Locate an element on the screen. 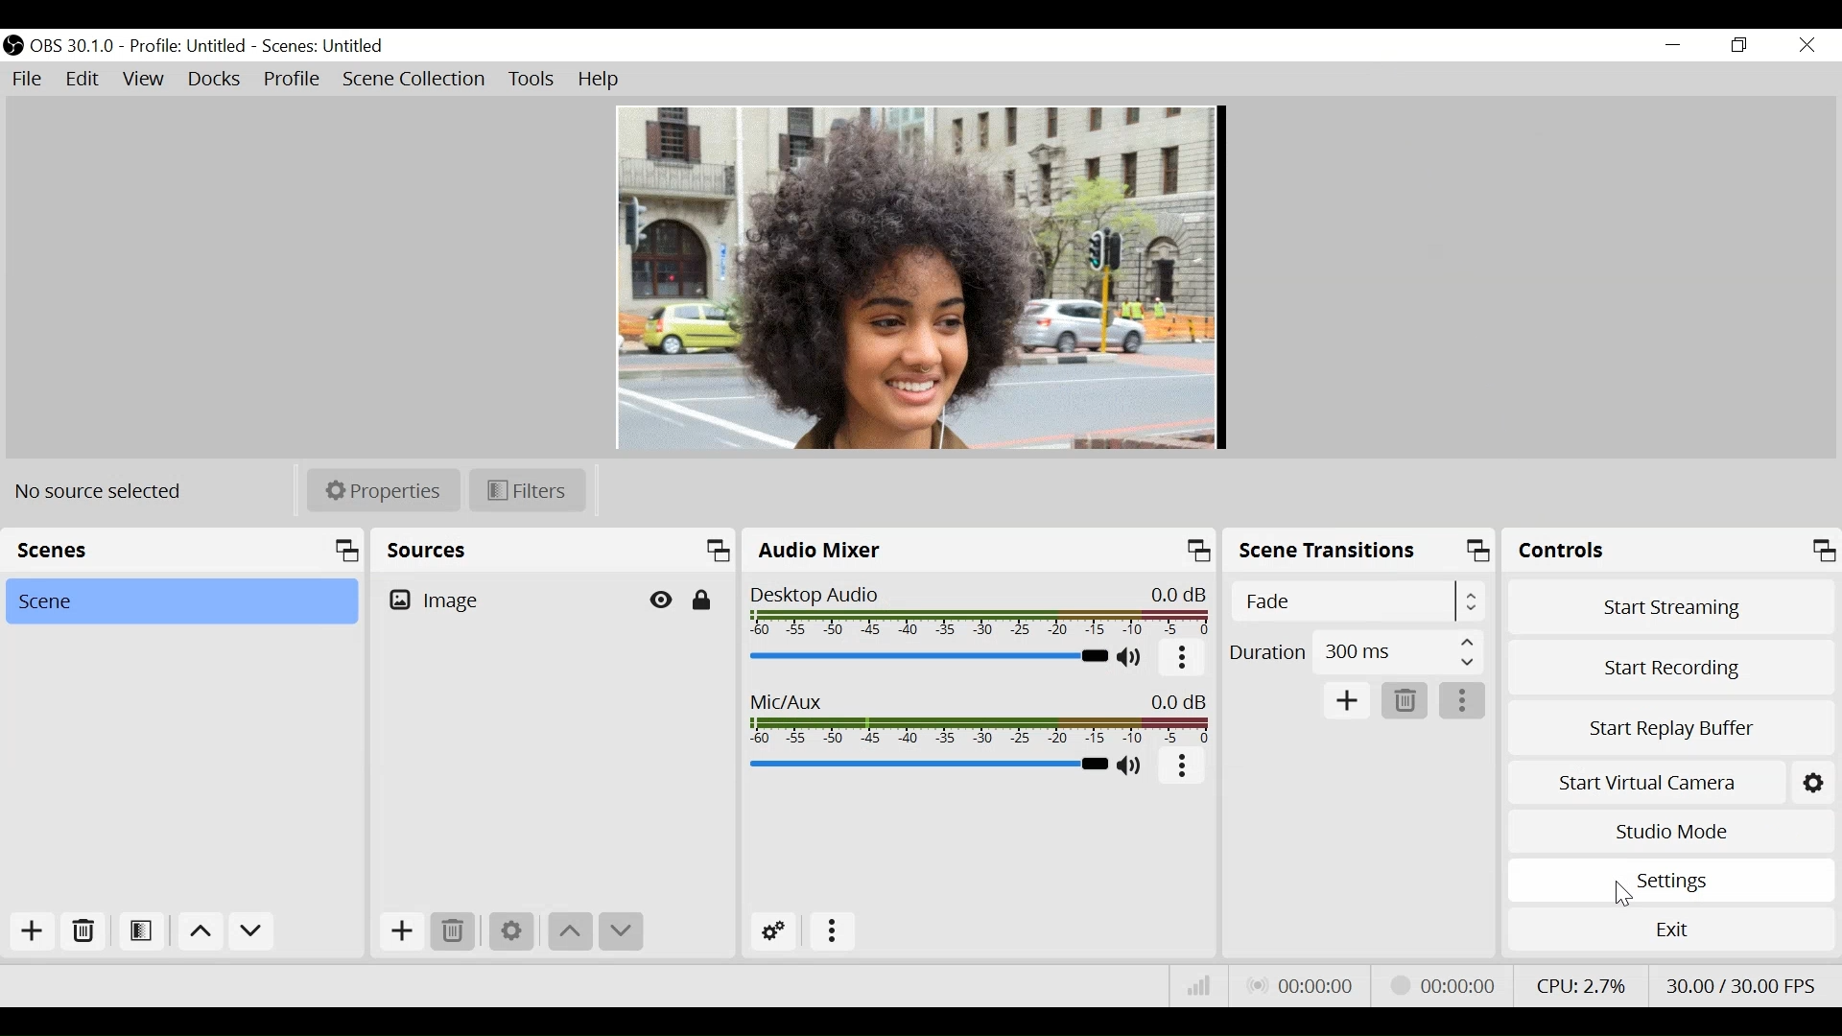 This screenshot has width=1842, height=1036. Add Scene is located at coordinates (37, 935).